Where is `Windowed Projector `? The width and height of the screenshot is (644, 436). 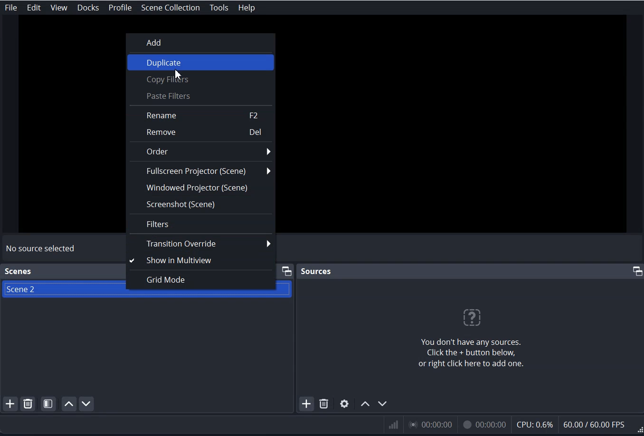 Windowed Projector  is located at coordinates (201, 188).